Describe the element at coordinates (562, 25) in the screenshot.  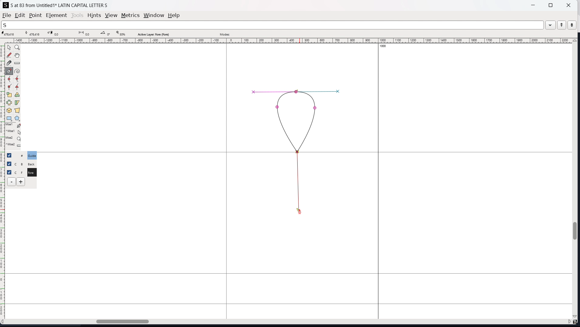
I see `previous word in the wordlist` at that location.